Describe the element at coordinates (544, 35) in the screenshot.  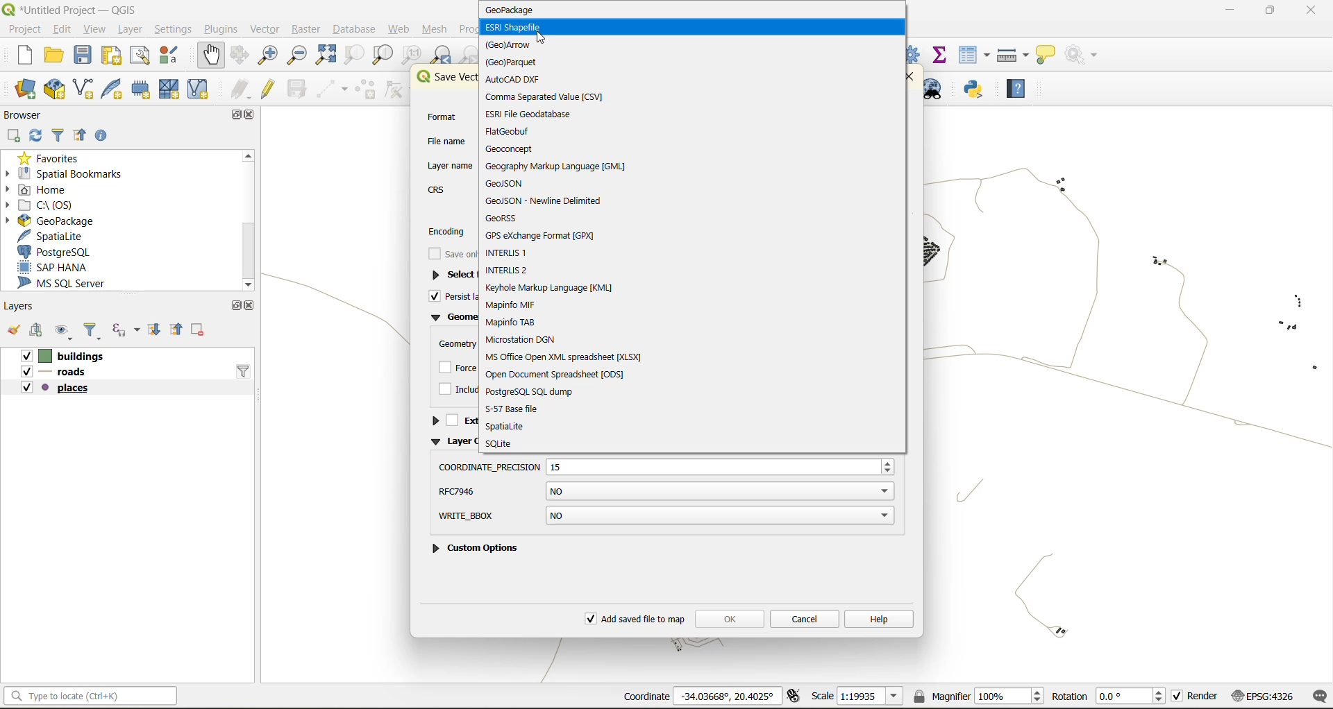
I see `cursor` at that location.